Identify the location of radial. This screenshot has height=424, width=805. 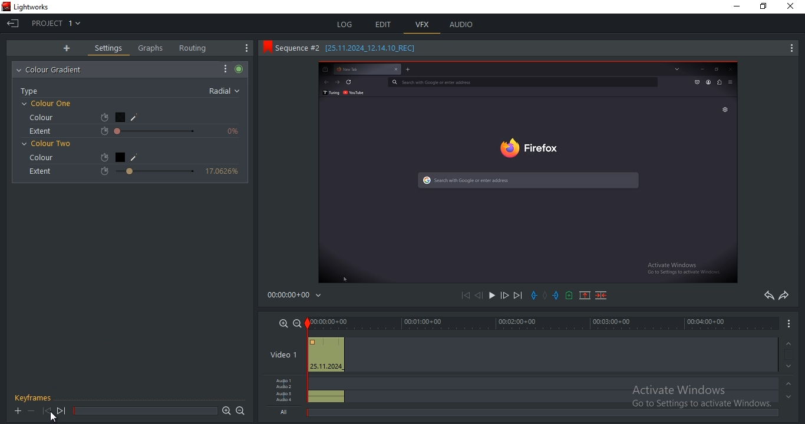
(226, 90).